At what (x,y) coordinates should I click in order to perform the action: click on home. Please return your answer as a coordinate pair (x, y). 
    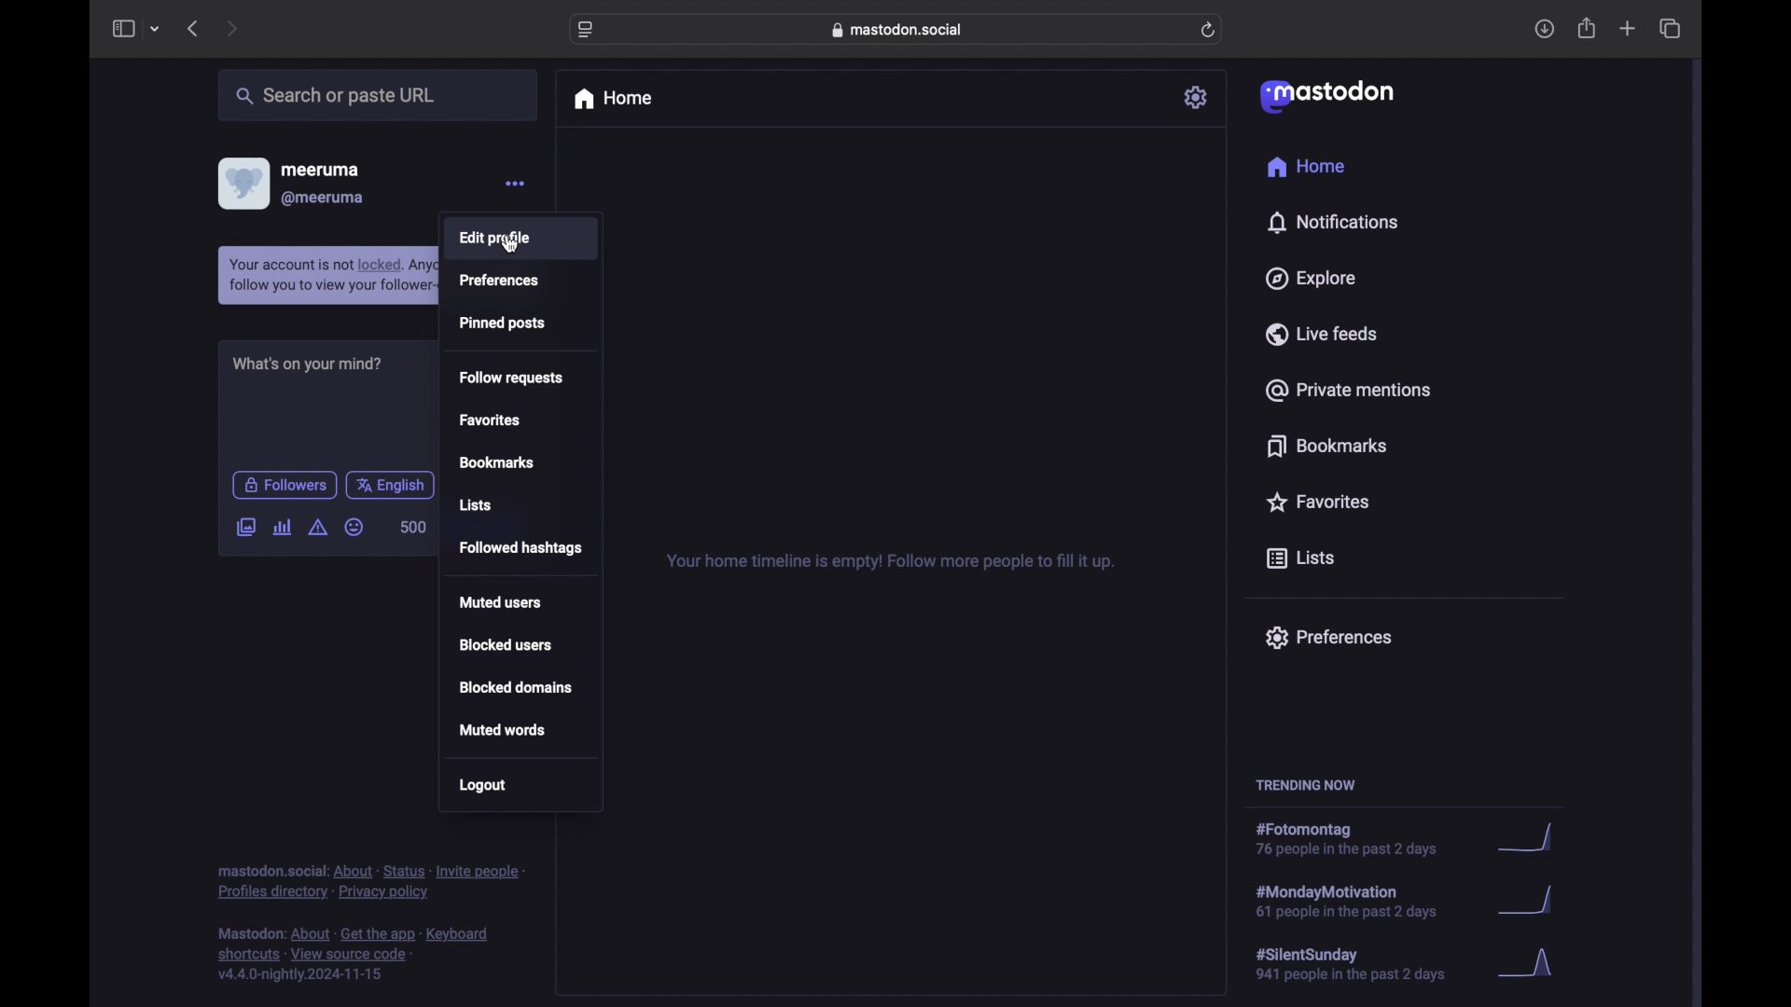
    Looking at the image, I should click on (1306, 167).